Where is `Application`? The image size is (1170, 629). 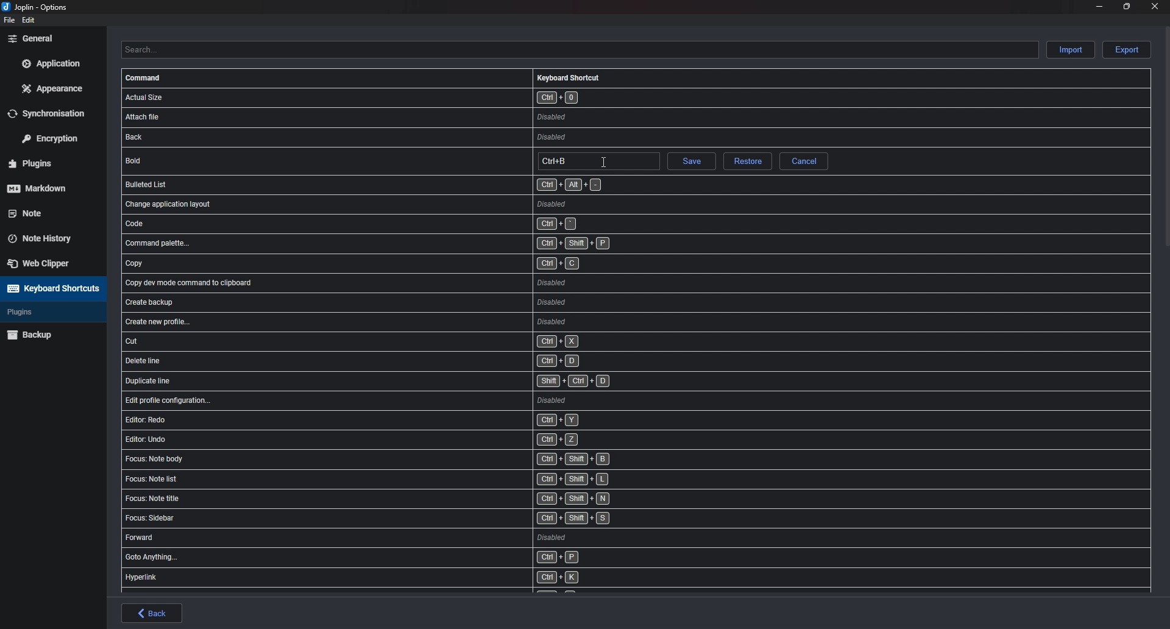 Application is located at coordinates (51, 63).